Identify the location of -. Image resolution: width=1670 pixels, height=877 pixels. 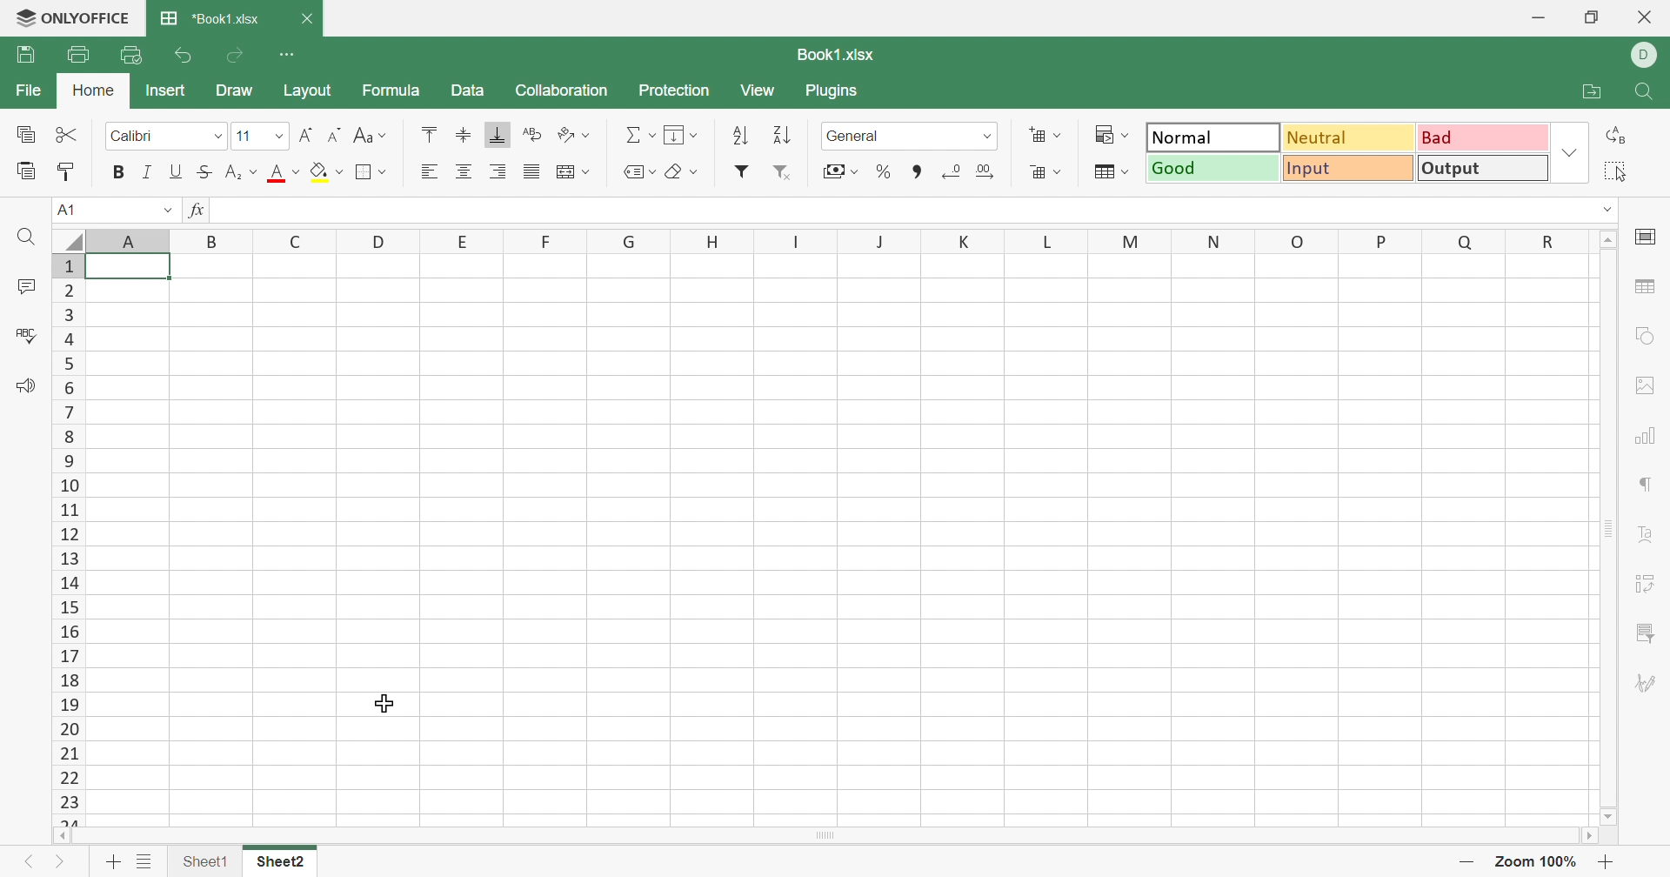
(1466, 863).